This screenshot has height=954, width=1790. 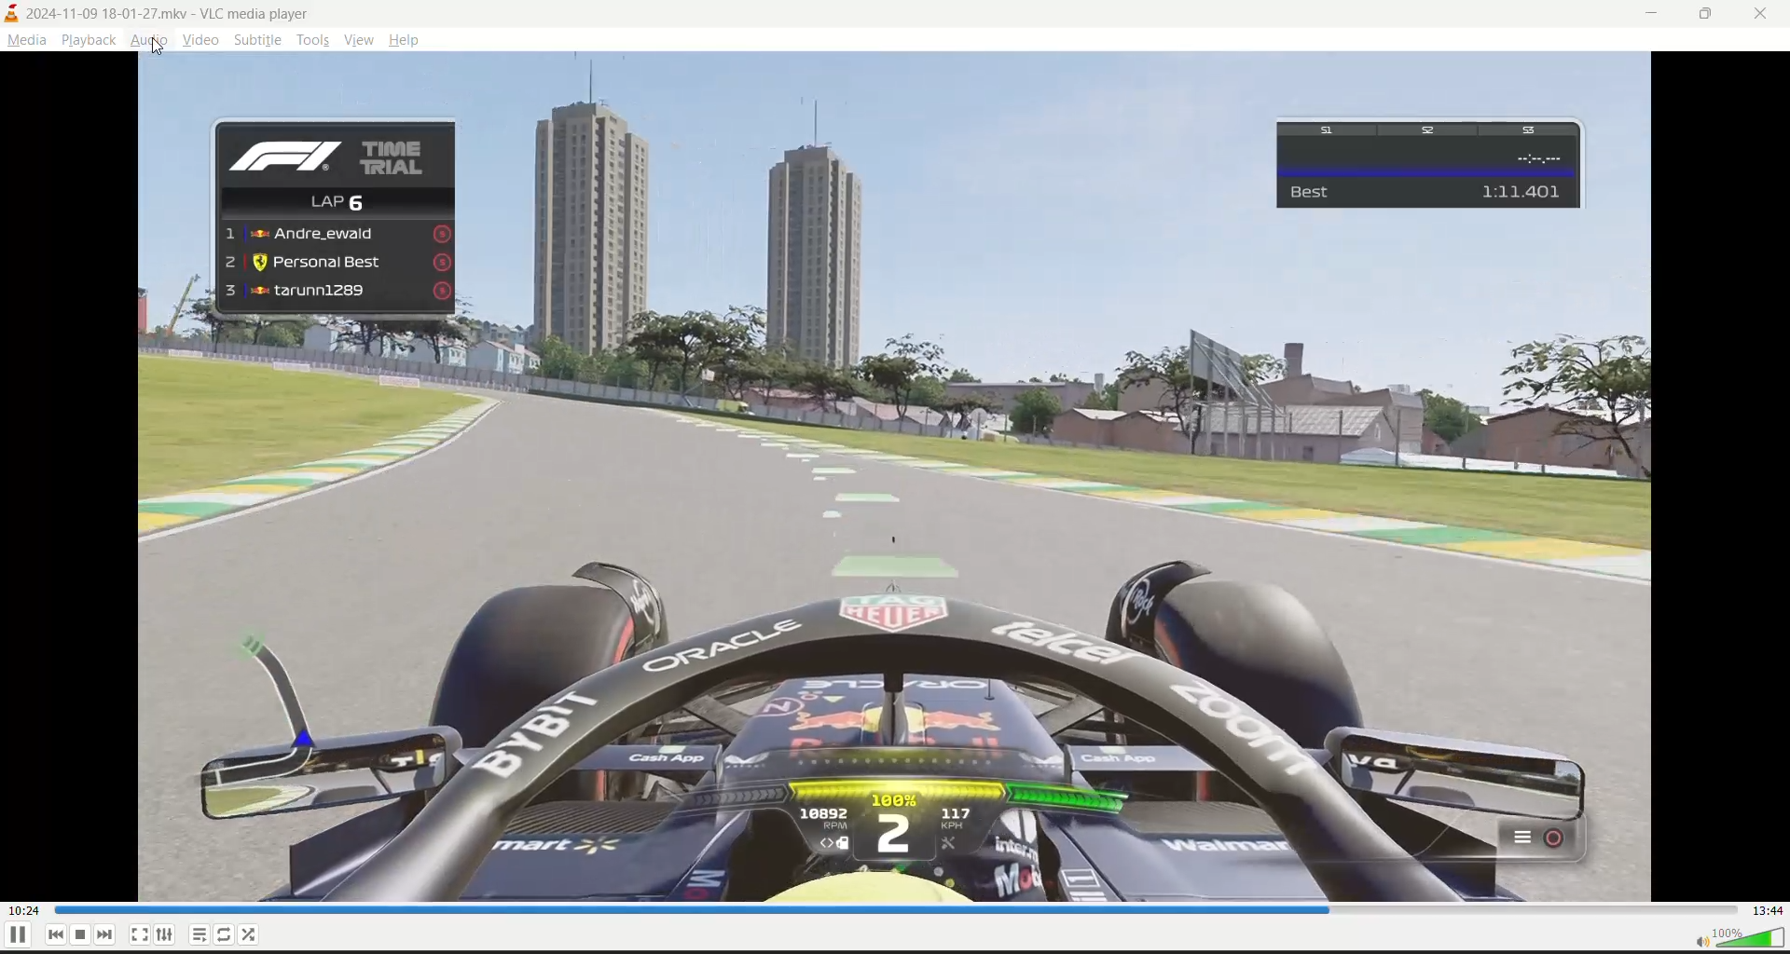 I want to click on preview, so click(x=172, y=216).